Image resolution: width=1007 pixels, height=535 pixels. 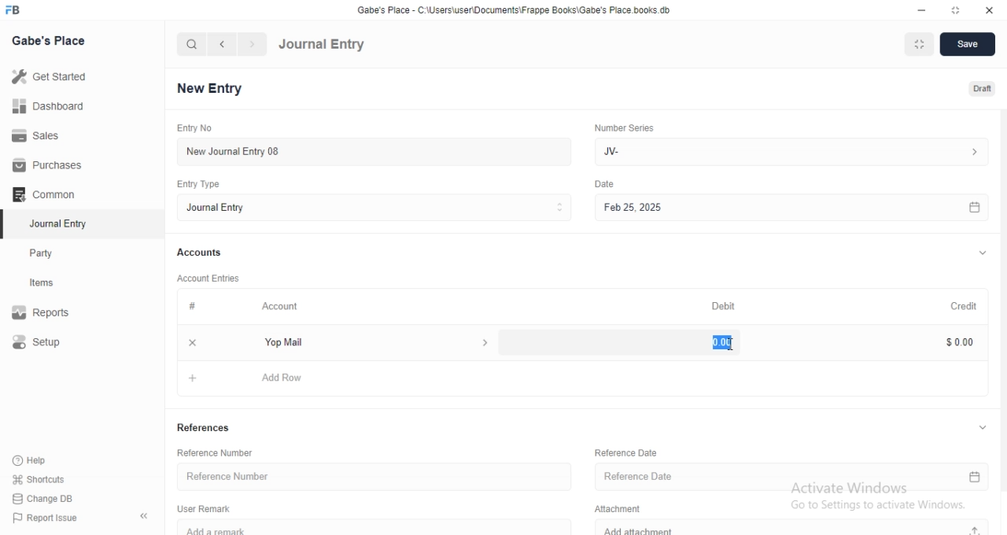 I want to click on Dashboard, so click(x=48, y=109).